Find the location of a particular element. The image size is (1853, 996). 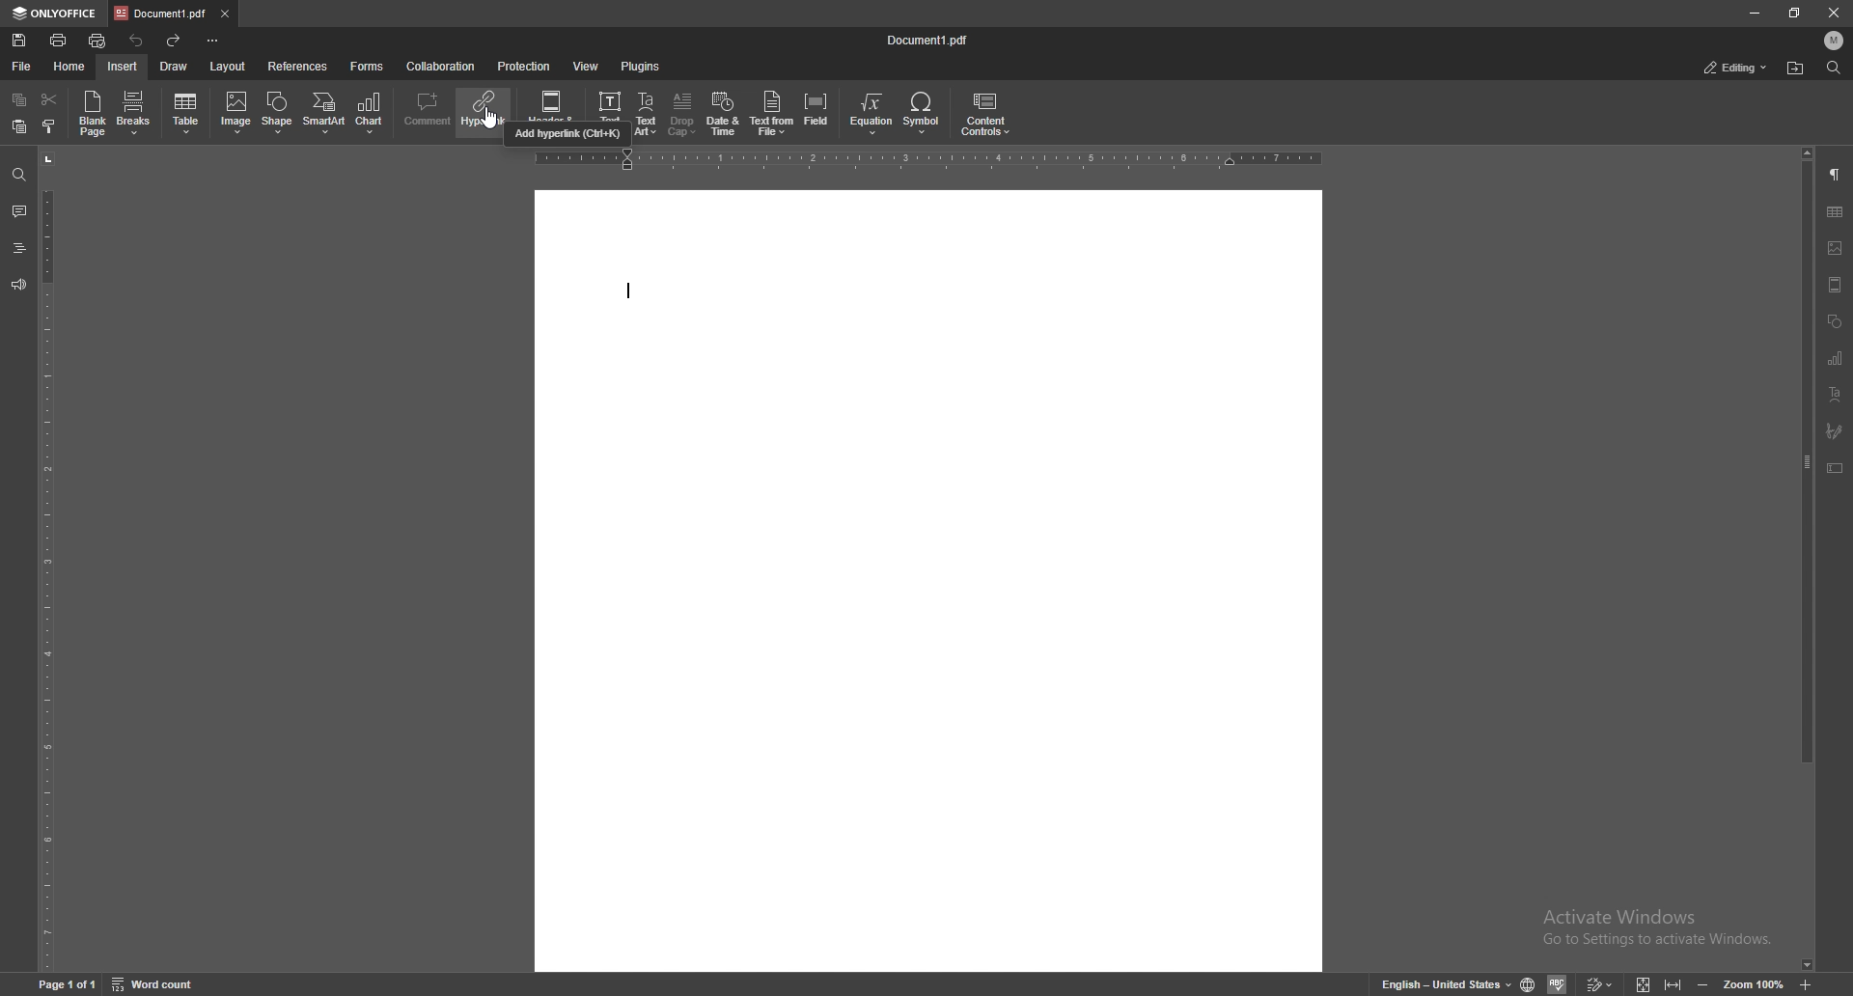

plugins is located at coordinates (640, 66).